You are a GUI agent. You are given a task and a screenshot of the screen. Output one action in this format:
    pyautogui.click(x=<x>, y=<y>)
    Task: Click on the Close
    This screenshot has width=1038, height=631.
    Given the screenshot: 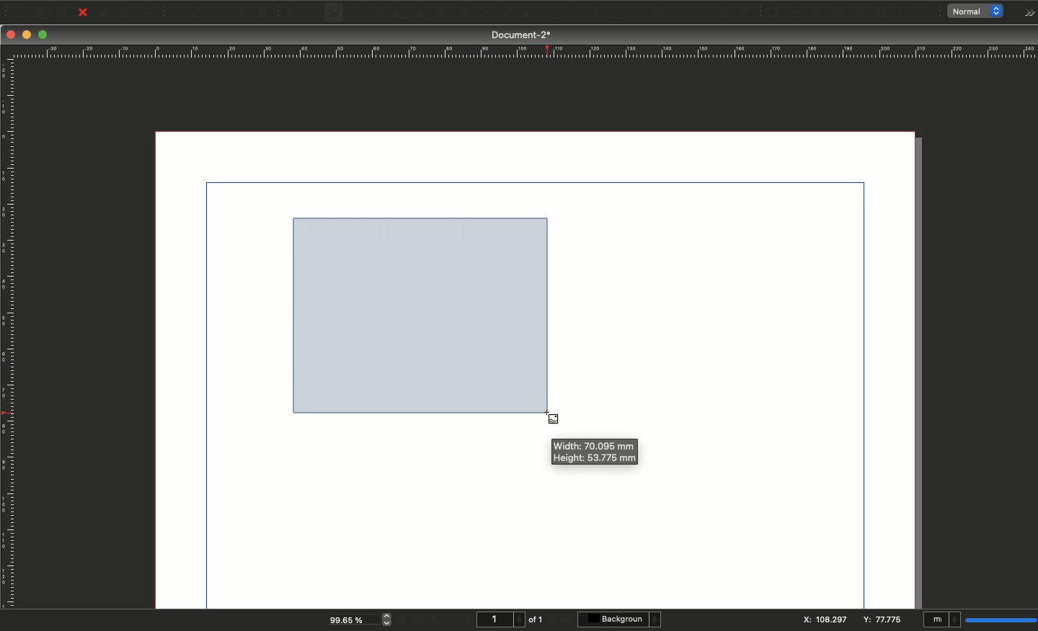 What is the action you would take?
    pyautogui.click(x=11, y=35)
    